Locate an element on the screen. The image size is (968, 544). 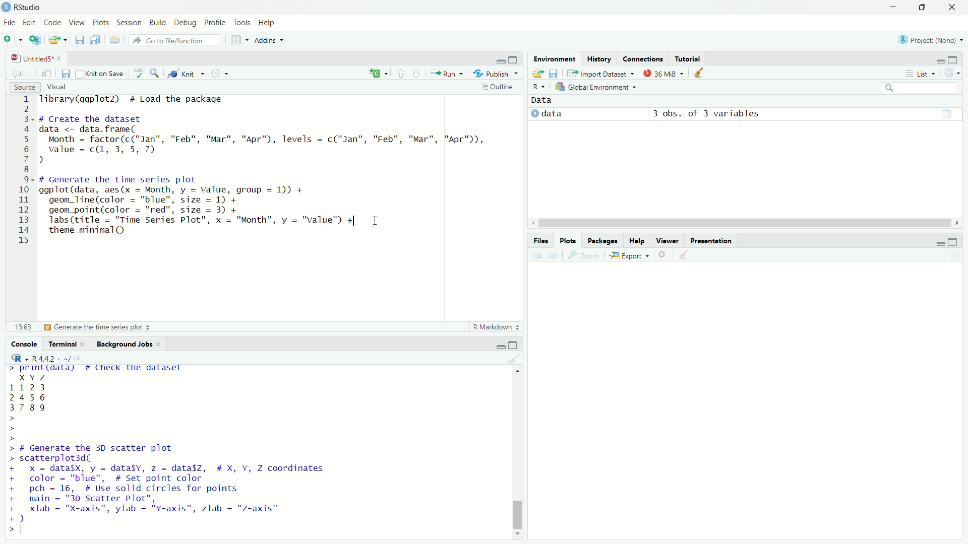
minimize is located at coordinates (936, 241).